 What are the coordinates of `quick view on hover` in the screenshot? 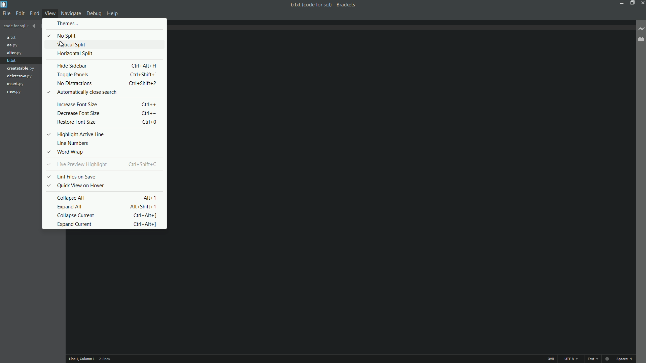 It's located at (109, 186).